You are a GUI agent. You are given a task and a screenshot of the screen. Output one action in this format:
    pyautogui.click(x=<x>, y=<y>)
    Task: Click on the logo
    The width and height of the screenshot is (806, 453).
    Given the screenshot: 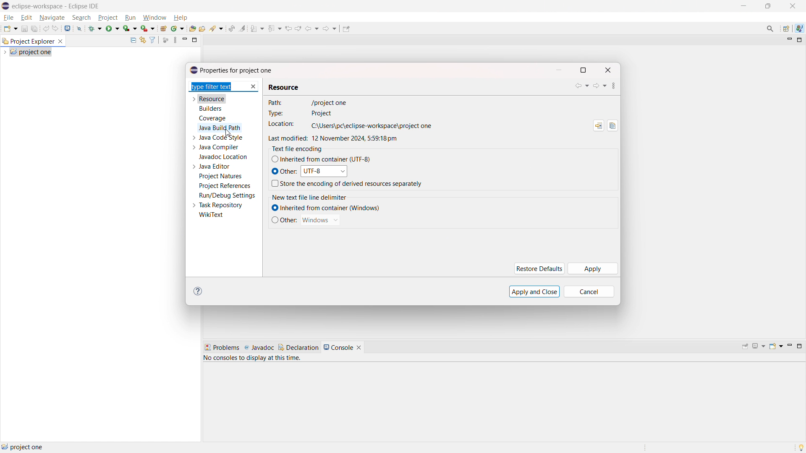 What is the action you would take?
    pyautogui.click(x=6, y=6)
    